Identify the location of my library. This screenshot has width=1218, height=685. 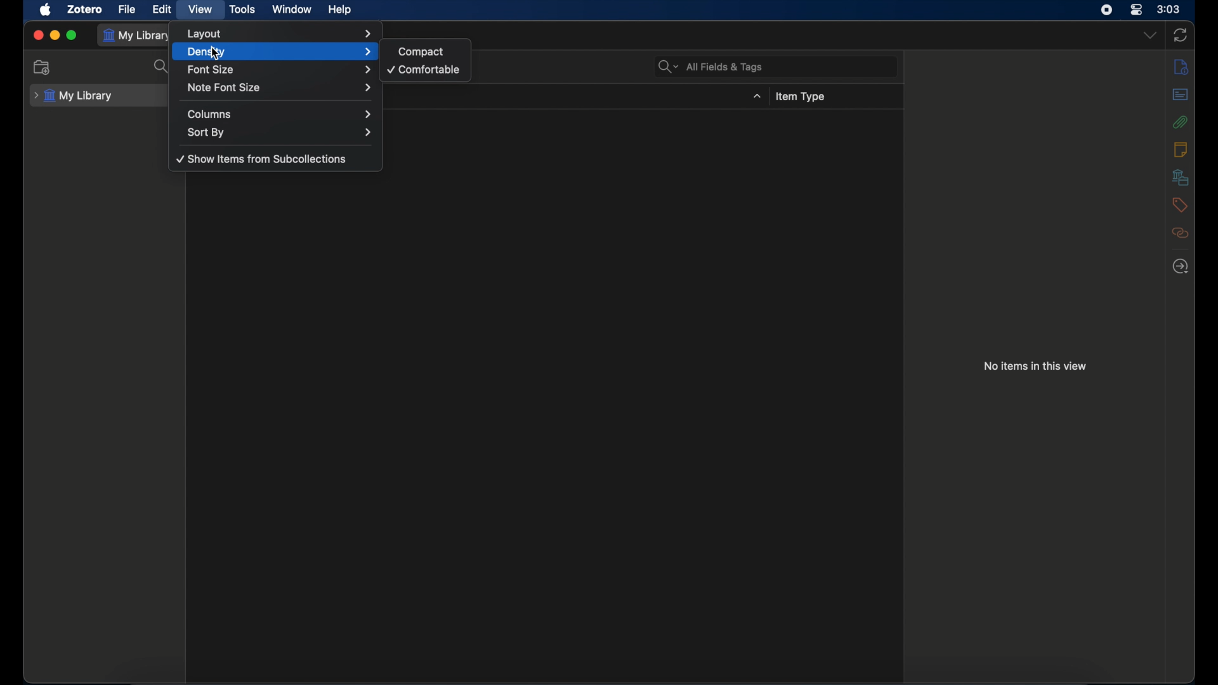
(136, 36).